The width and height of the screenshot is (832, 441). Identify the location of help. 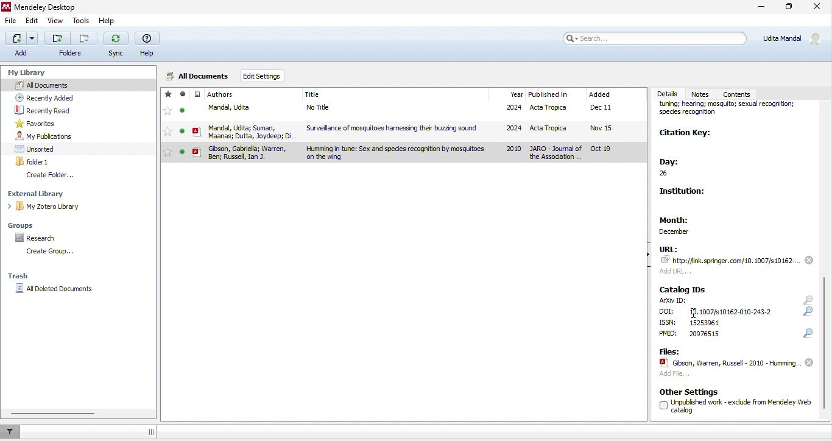
(109, 23).